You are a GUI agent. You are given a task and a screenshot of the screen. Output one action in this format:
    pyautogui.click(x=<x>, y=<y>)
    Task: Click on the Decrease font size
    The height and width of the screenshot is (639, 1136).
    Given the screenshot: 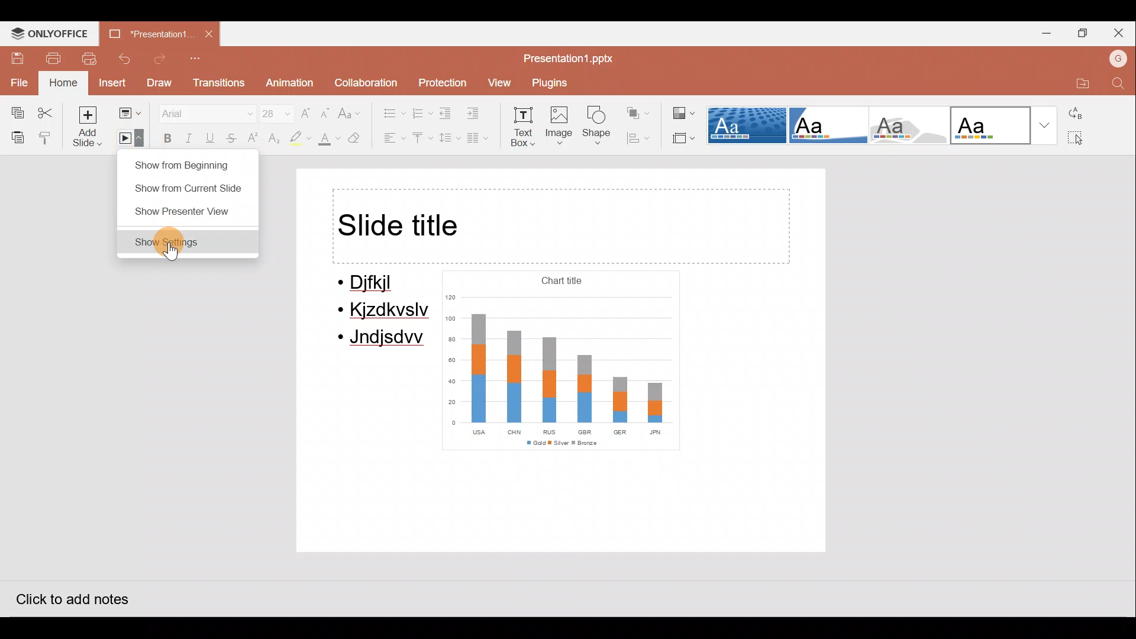 What is the action you would take?
    pyautogui.click(x=324, y=111)
    